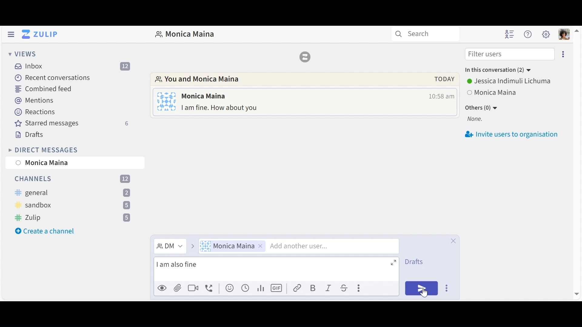 This screenshot has width=582, height=327. What do you see at coordinates (72, 218) in the screenshot?
I see `Channel` at bounding box center [72, 218].